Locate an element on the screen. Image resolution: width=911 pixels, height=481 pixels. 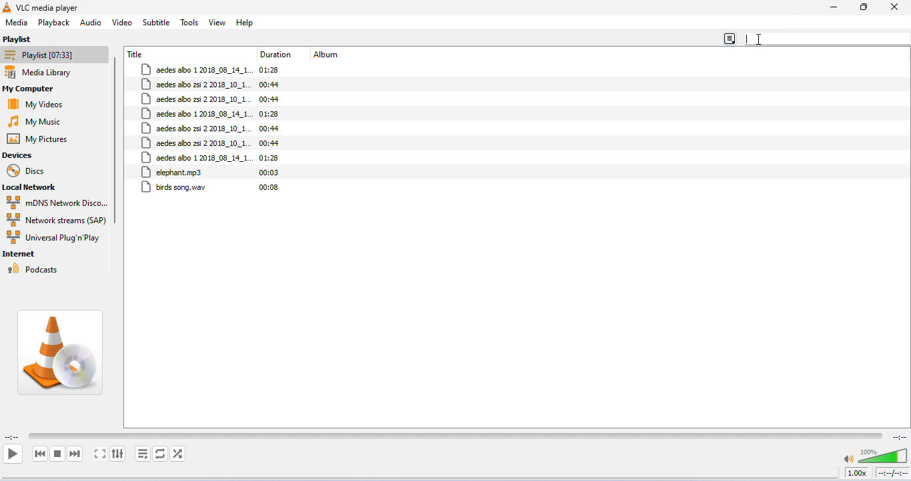
00:44 is located at coordinates (270, 128).